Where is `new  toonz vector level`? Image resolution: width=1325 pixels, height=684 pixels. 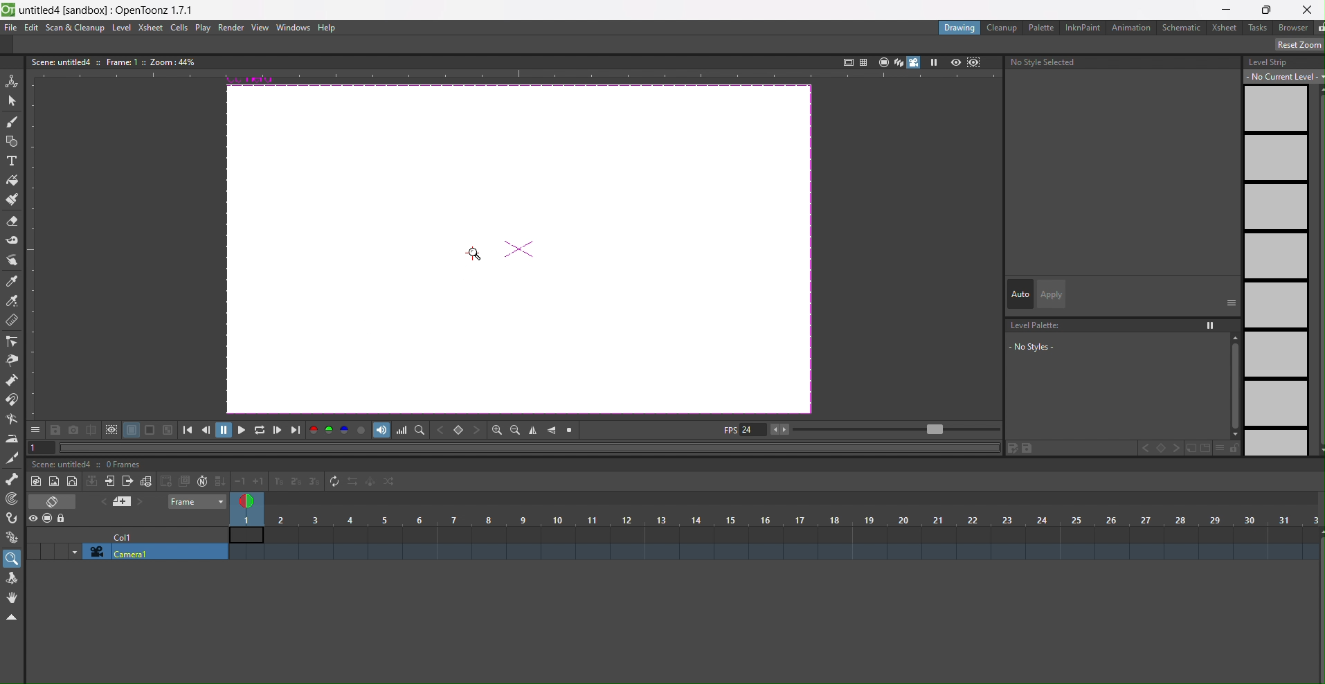
new  toonz vector level is located at coordinates (54, 480).